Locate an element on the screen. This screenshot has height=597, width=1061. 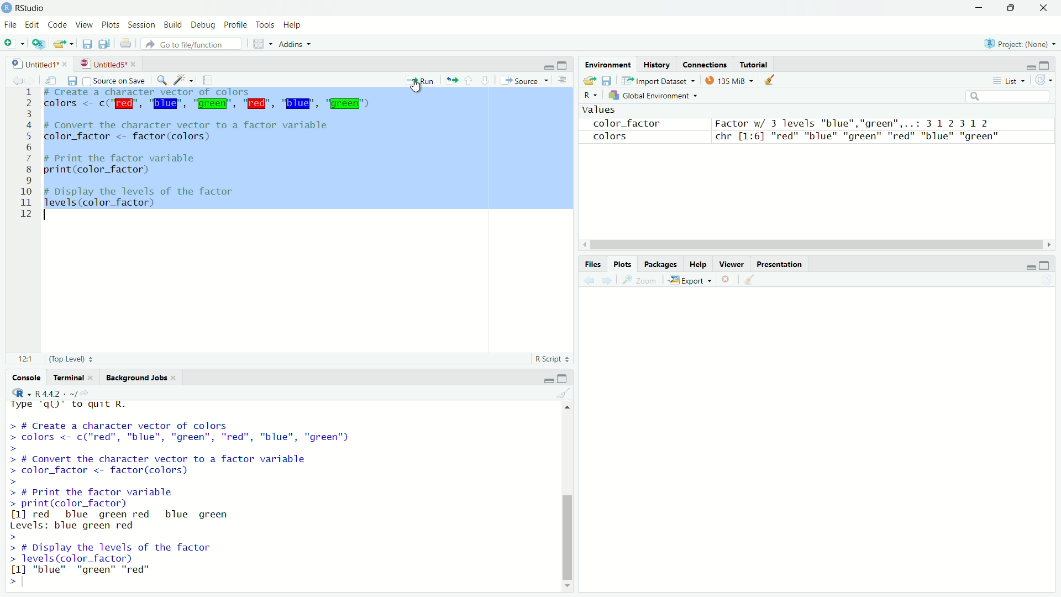
source on save is located at coordinates (117, 80).